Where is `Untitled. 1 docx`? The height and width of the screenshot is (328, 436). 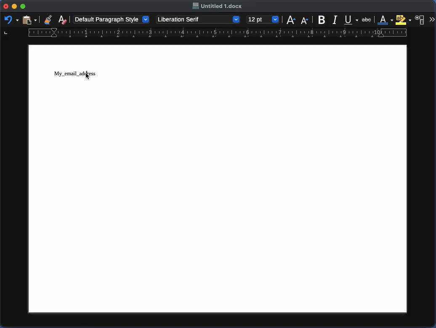
Untitled. 1 docx is located at coordinates (218, 6).